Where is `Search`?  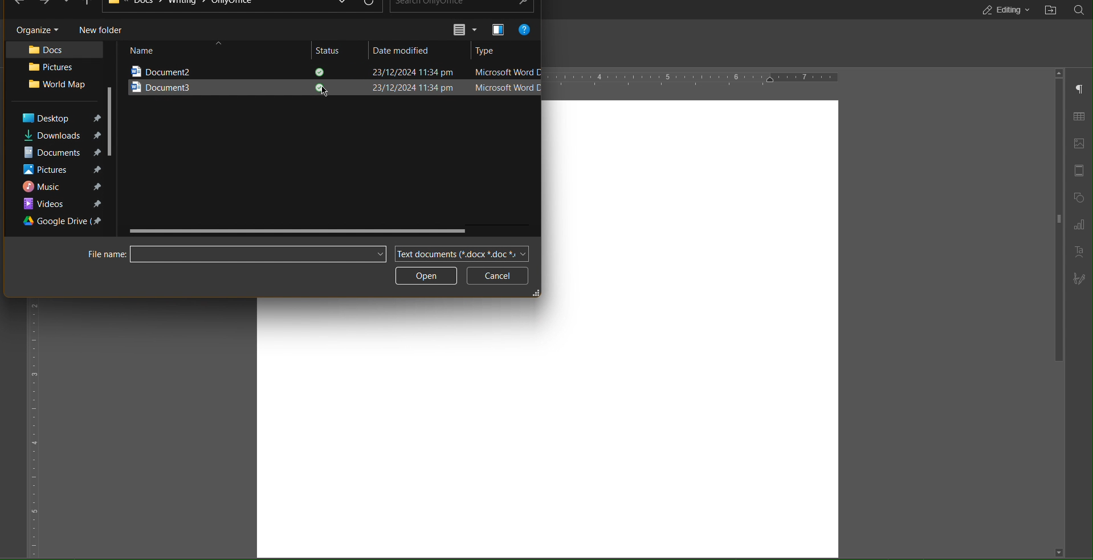 Search is located at coordinates (1080, 10).